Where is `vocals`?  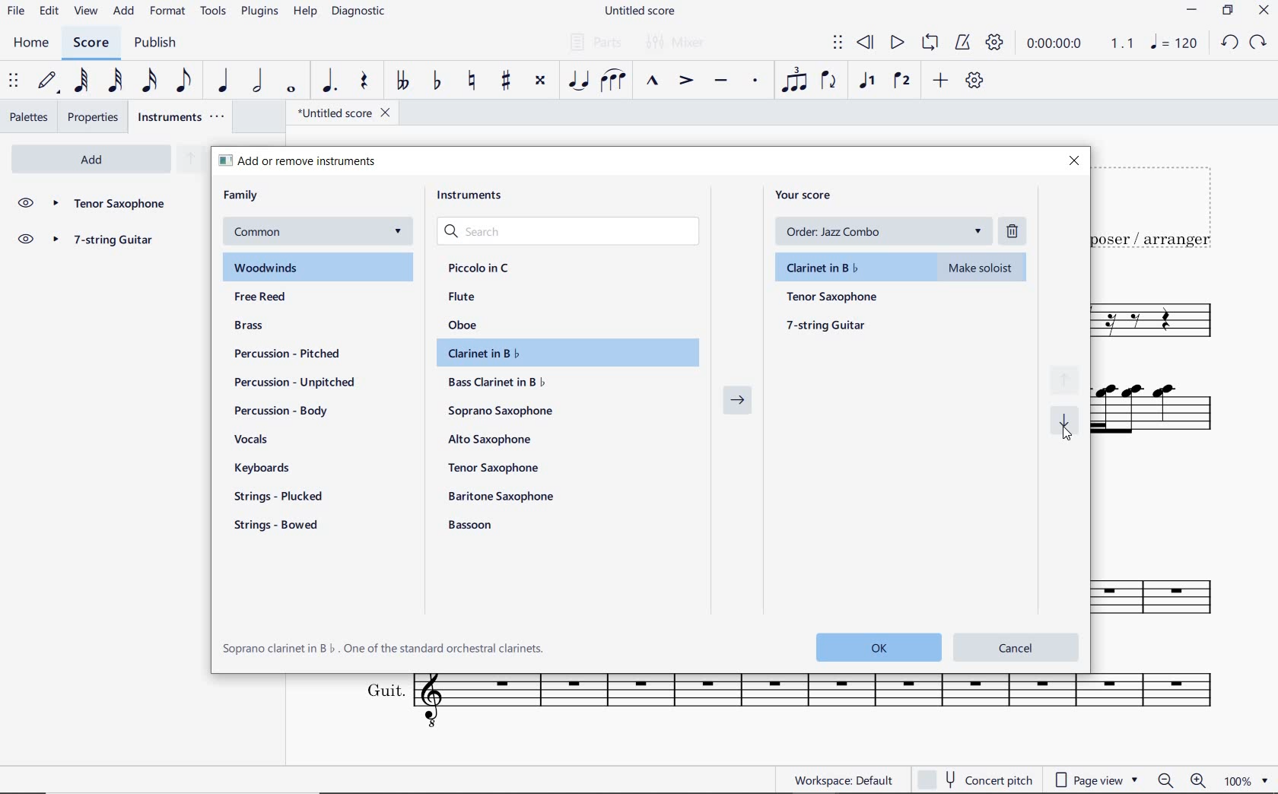 vocals is located at coordinates (252, 440).